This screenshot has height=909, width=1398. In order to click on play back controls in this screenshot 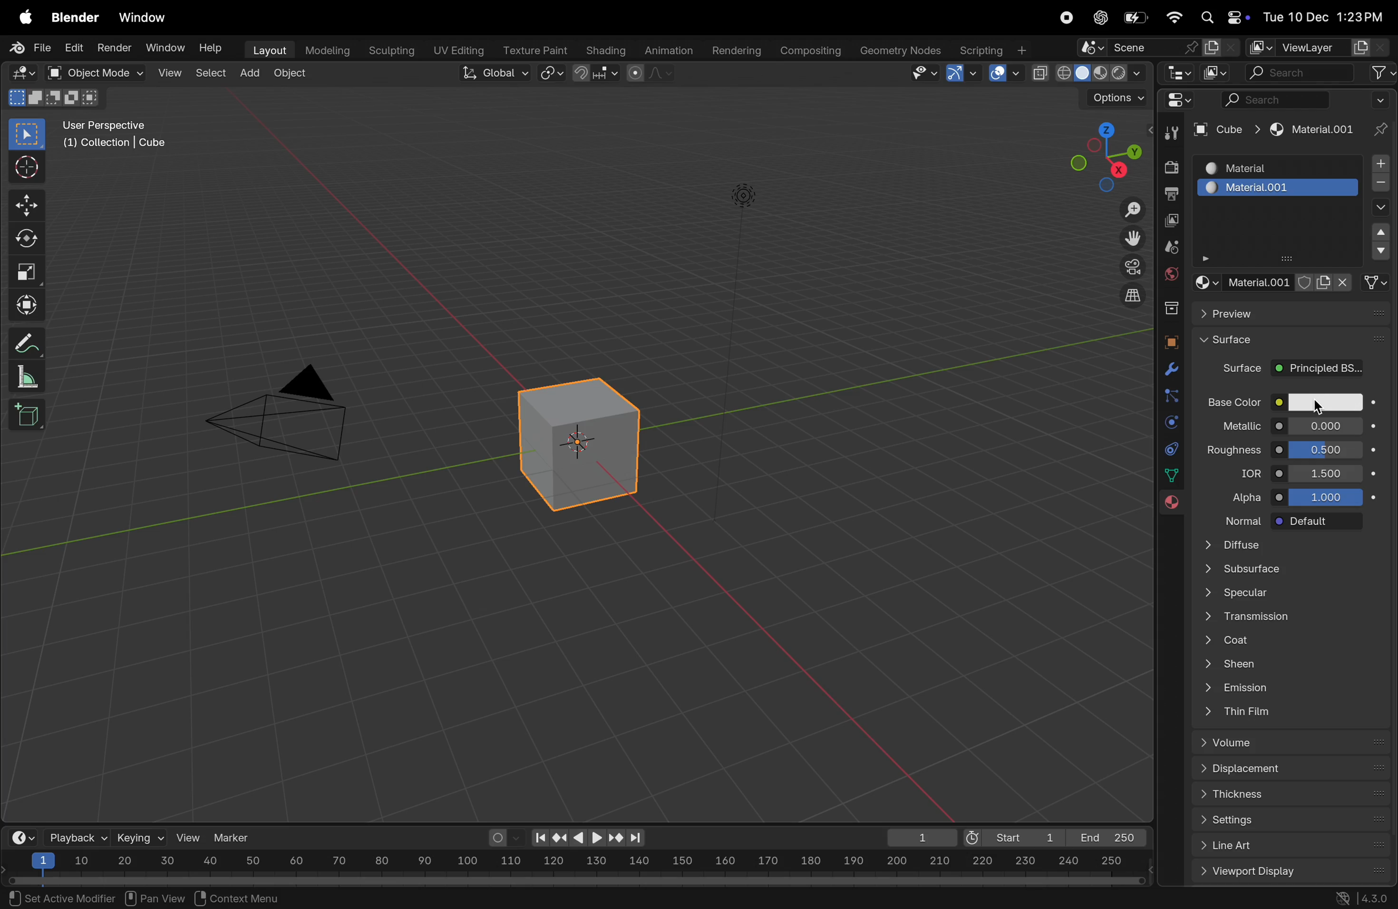, I will do `click(589, 839)`.